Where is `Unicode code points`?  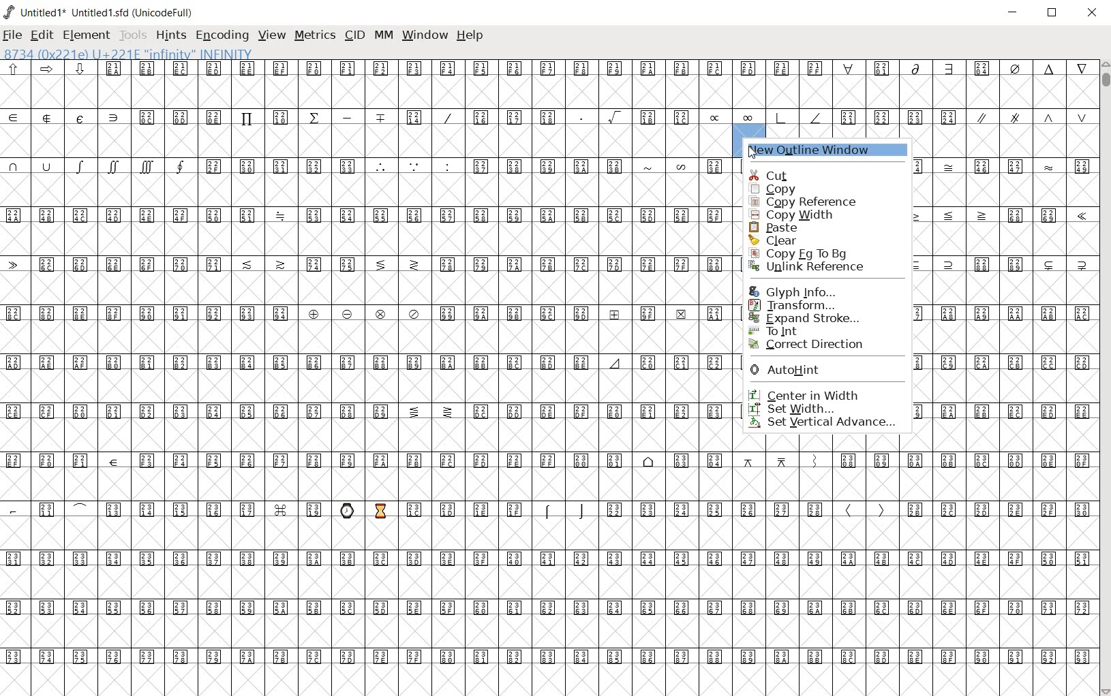 Unicode code points is located at coordinates (553, 609).